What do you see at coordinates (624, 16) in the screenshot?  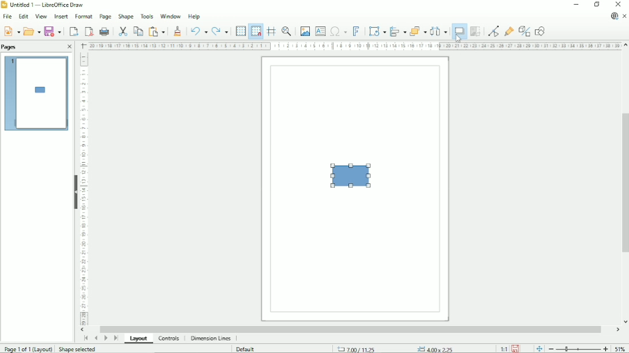 I see `Close document` at bounding box center [624, 16].